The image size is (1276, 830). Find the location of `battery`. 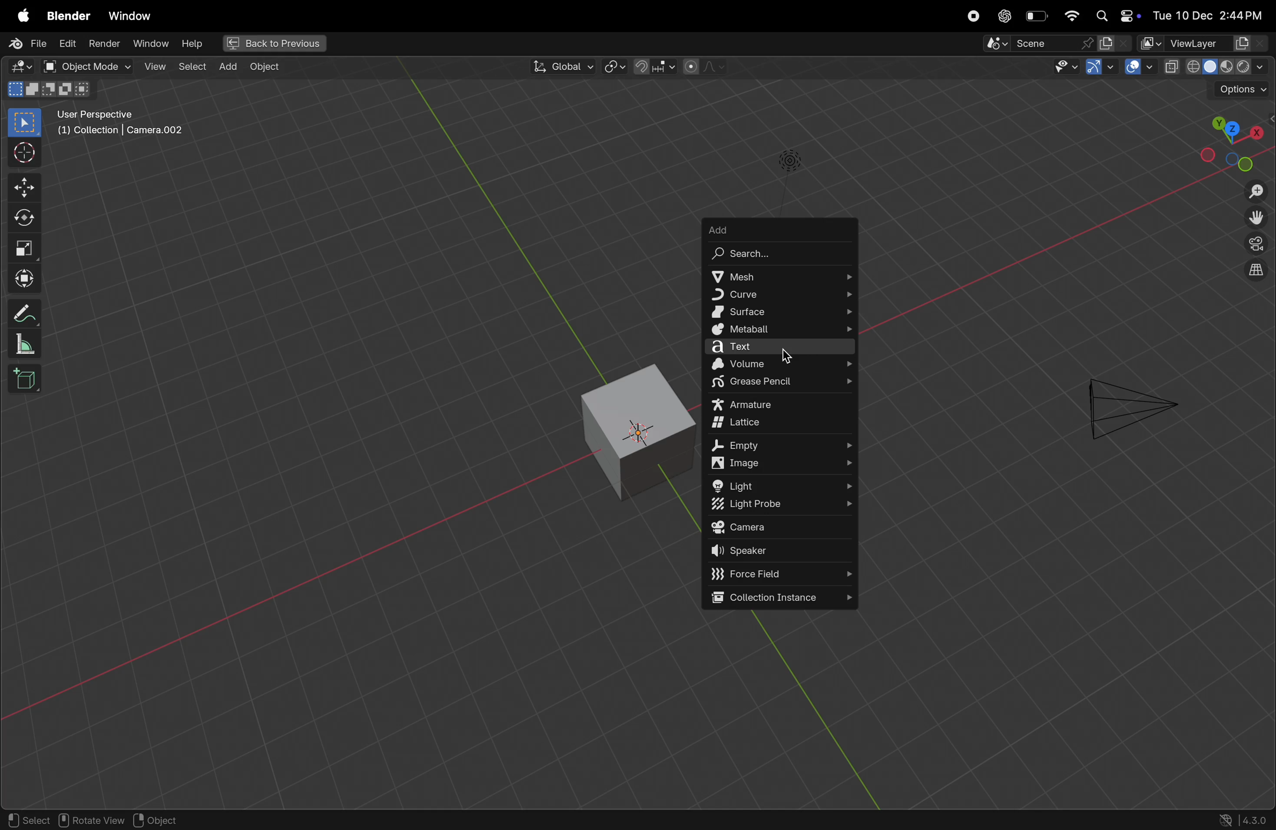

battery is located at coordinates (1037, 16).